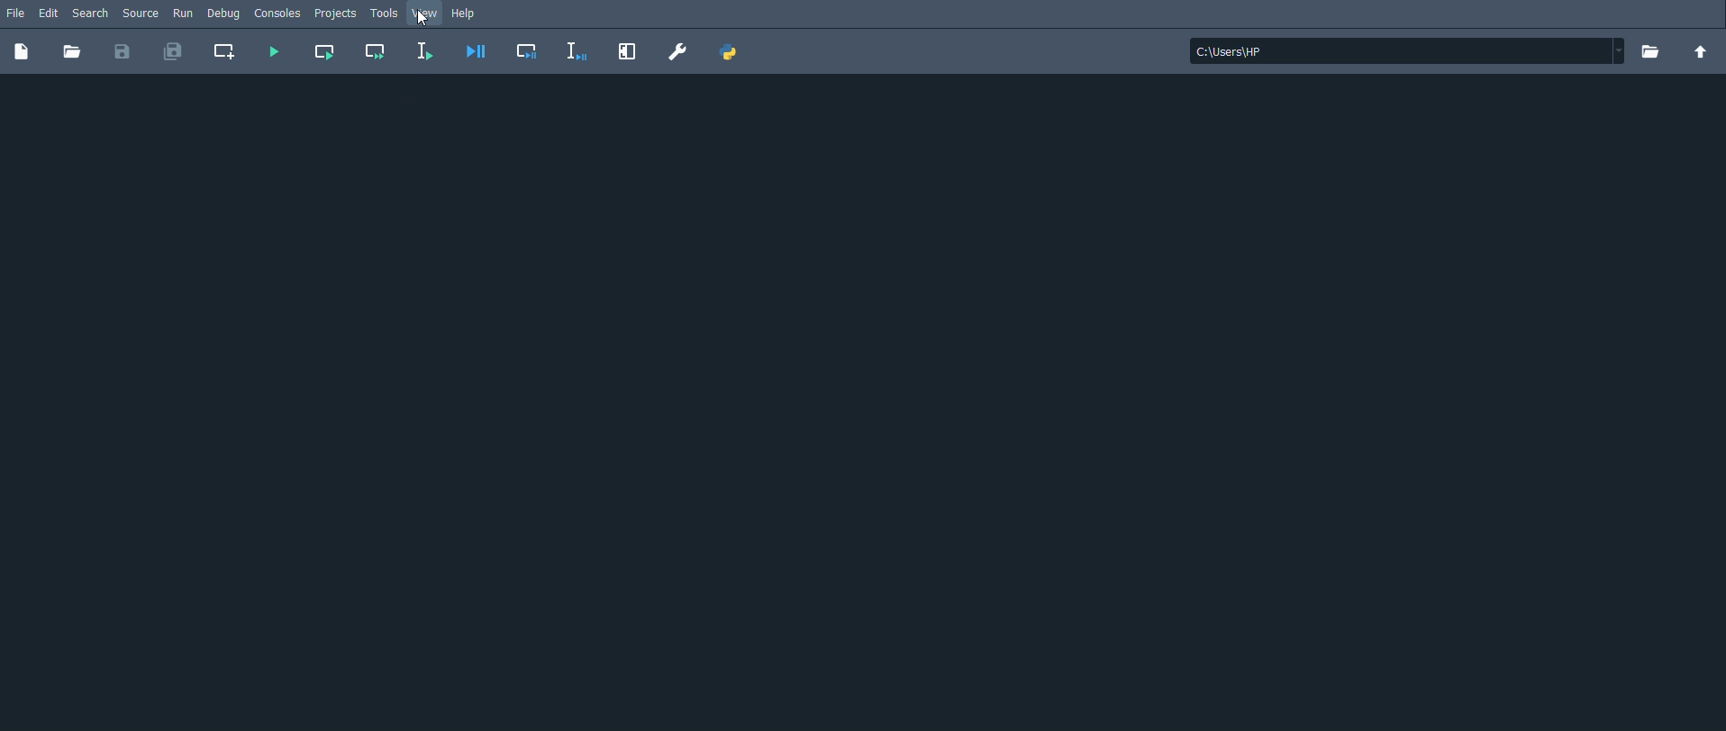  I want to click on Run current cell and go to the next one, so click(374, 50).